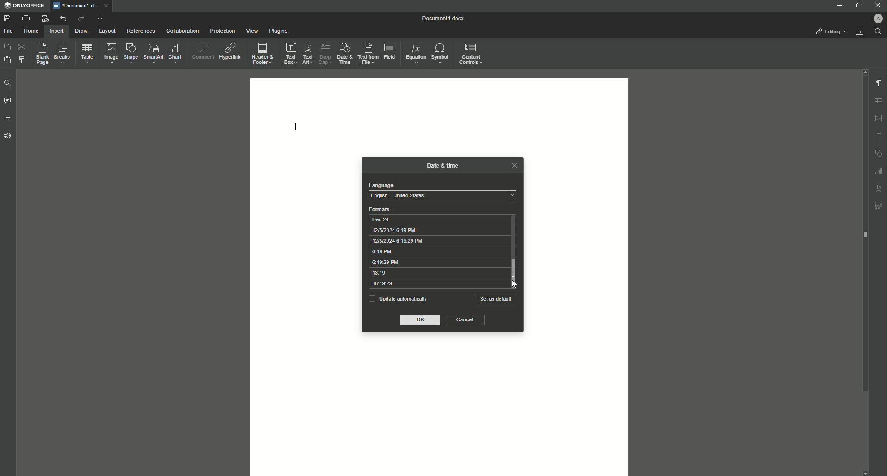 This screenshot has width=887, height=476. What do you see at coordinates (24, 6) in the screenshot?
I see `ONLYOFFICE` at bounding box center [24, 6].